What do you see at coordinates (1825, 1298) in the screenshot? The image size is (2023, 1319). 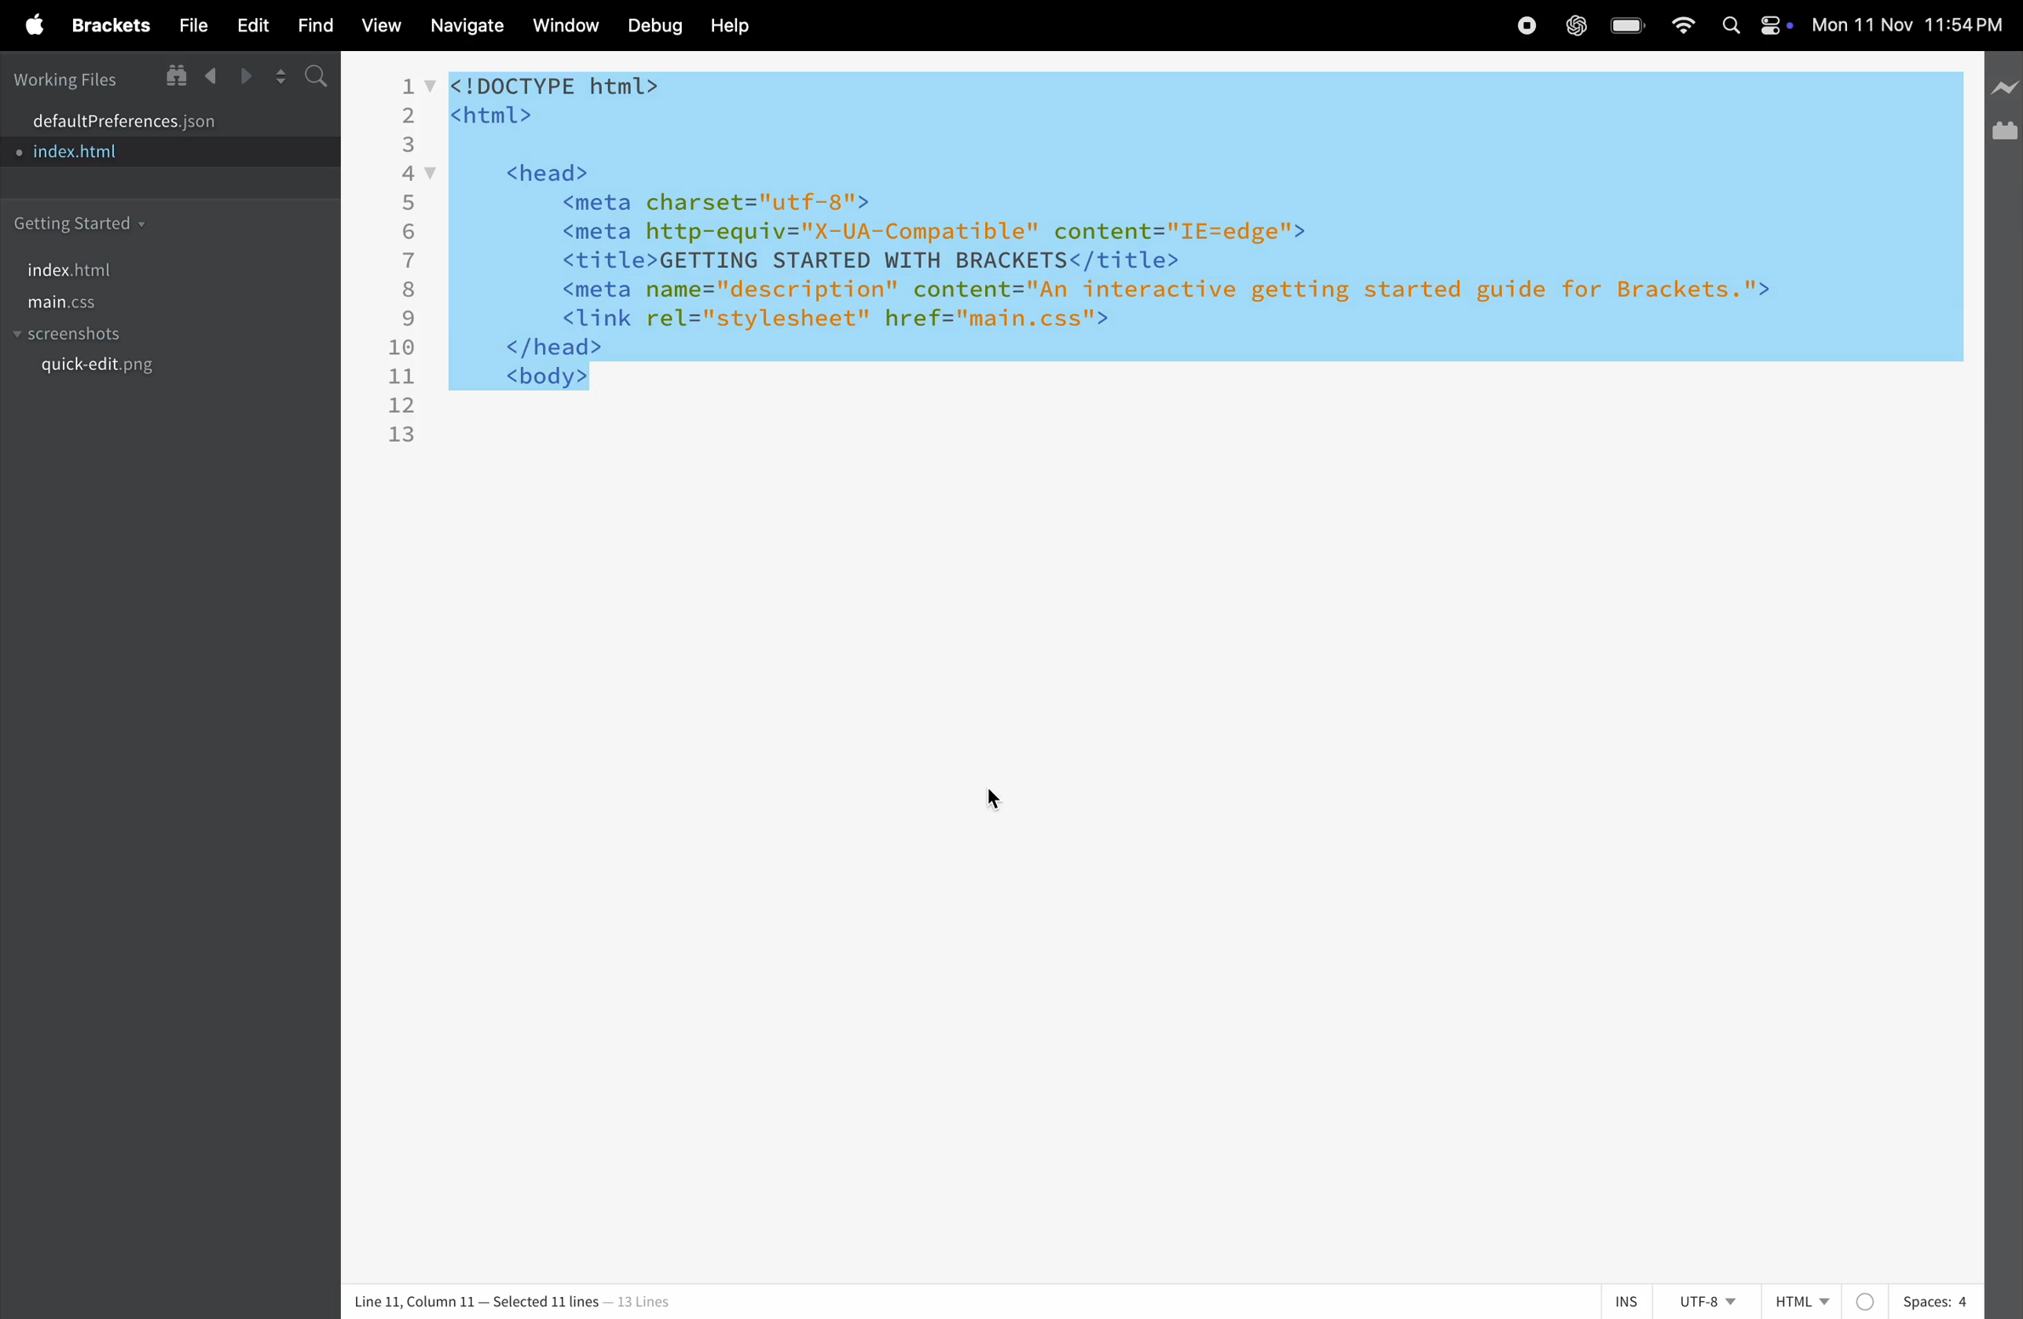 I see `html` at bounding box center [1825, 1298].